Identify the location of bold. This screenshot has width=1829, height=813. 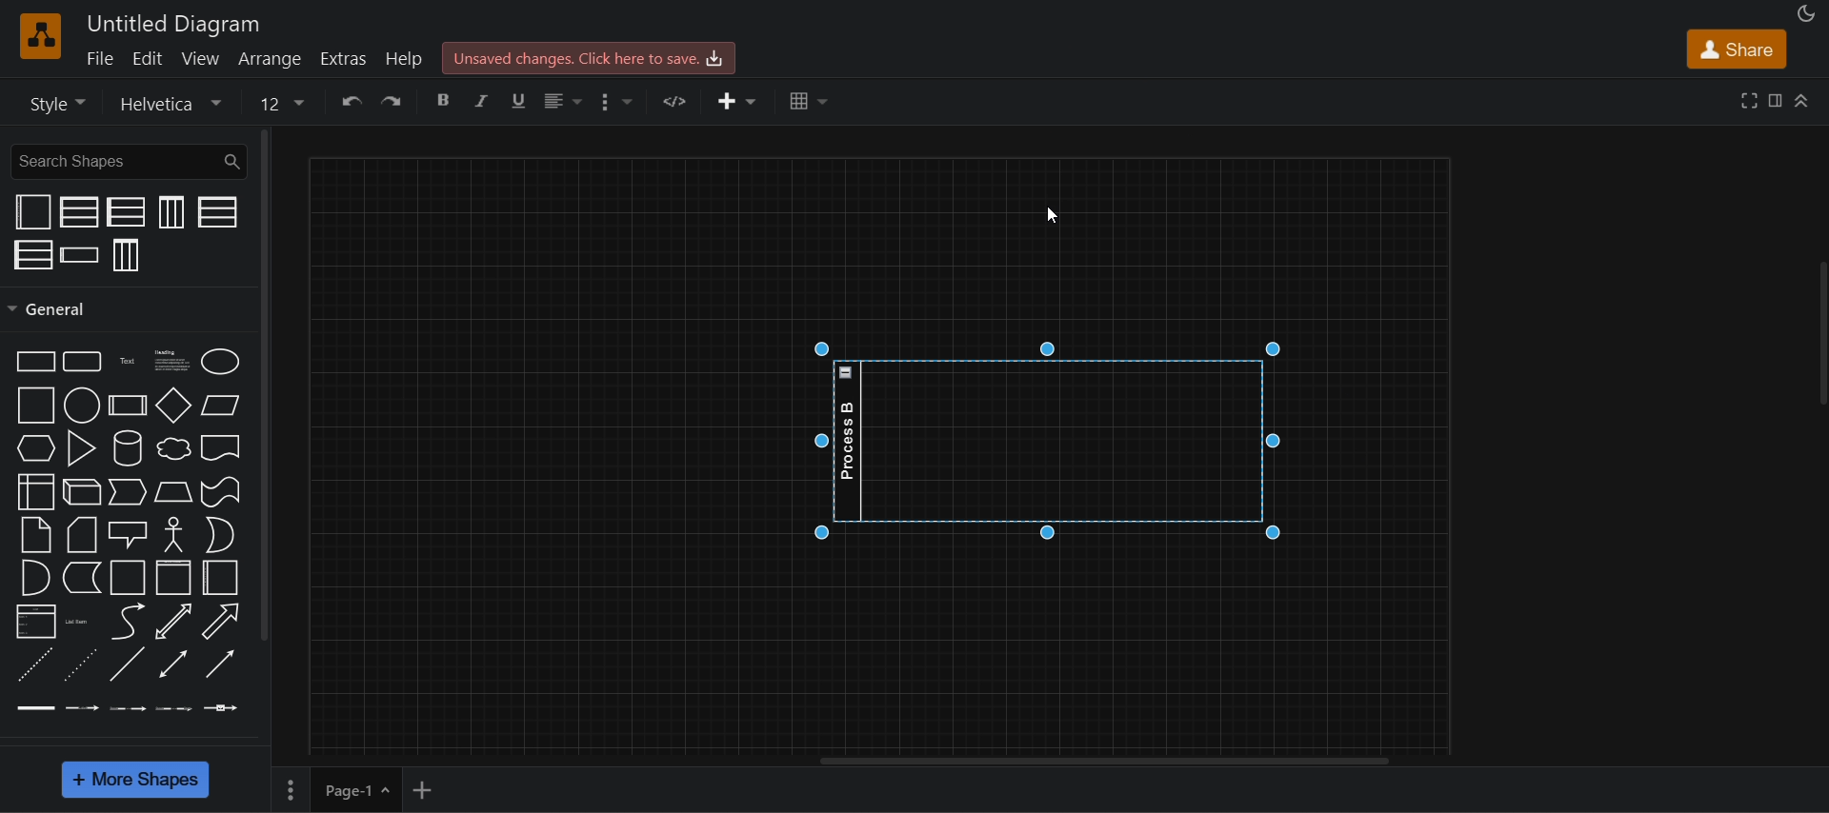
(444, 101).